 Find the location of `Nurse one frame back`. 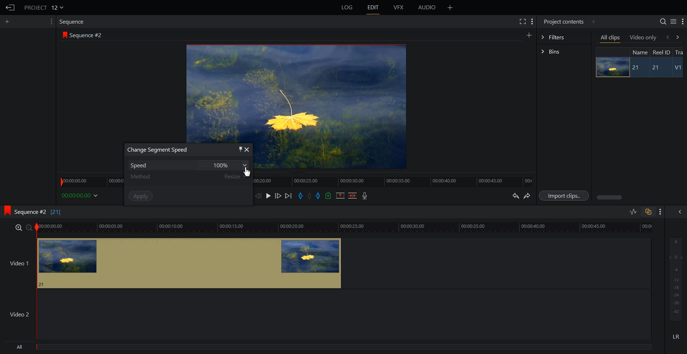

Nurse one frame back is located at coordinates (258, 196).